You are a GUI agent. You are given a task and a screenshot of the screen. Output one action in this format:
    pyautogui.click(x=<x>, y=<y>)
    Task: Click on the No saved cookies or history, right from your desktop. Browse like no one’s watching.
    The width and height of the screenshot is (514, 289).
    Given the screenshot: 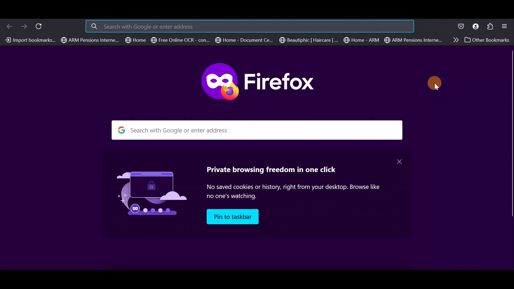 What is the action you would take?
    pyautogui.click(x=295, y=192)
    